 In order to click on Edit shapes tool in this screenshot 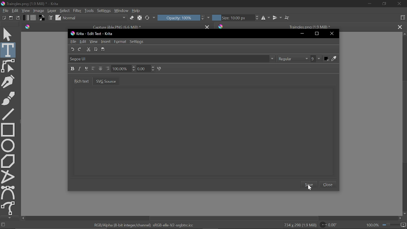, I will do `click(9, 66)`.